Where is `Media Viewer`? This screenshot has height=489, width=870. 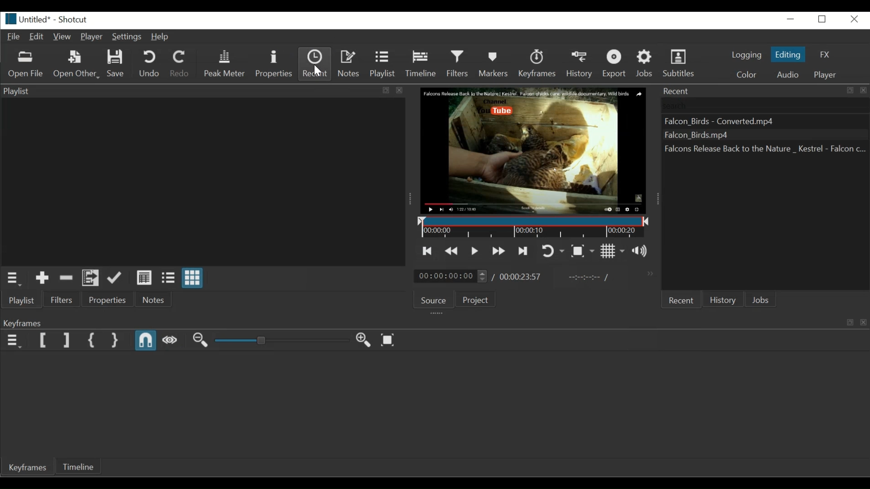 Media Viewer is located at coordinates (532, 151).